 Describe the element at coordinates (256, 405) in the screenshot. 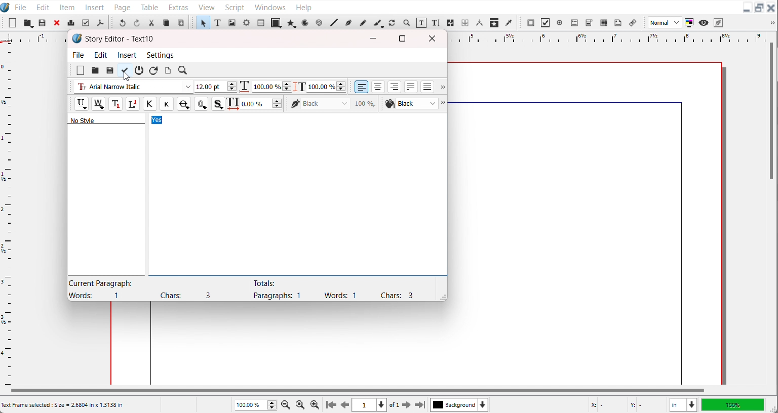

I see `Adjust Zoom` at that location.